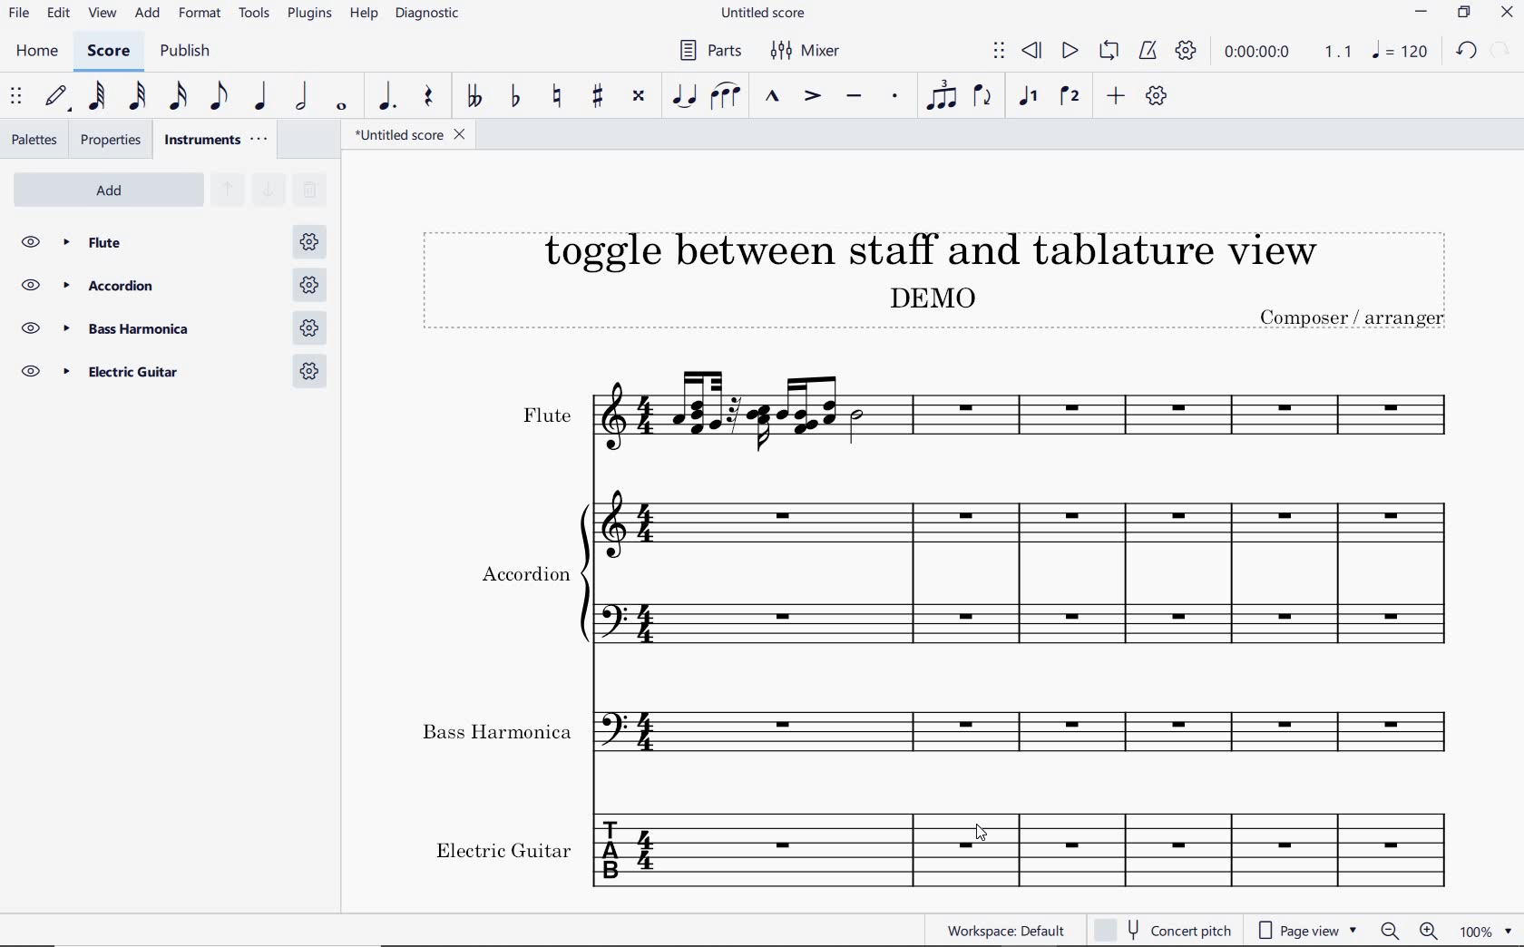 This screenshot has width=1524, height=947. What do you see at coordinates (1031, 50) in the screenshot?
I see `rewind` at bounding box center [1031, 50].